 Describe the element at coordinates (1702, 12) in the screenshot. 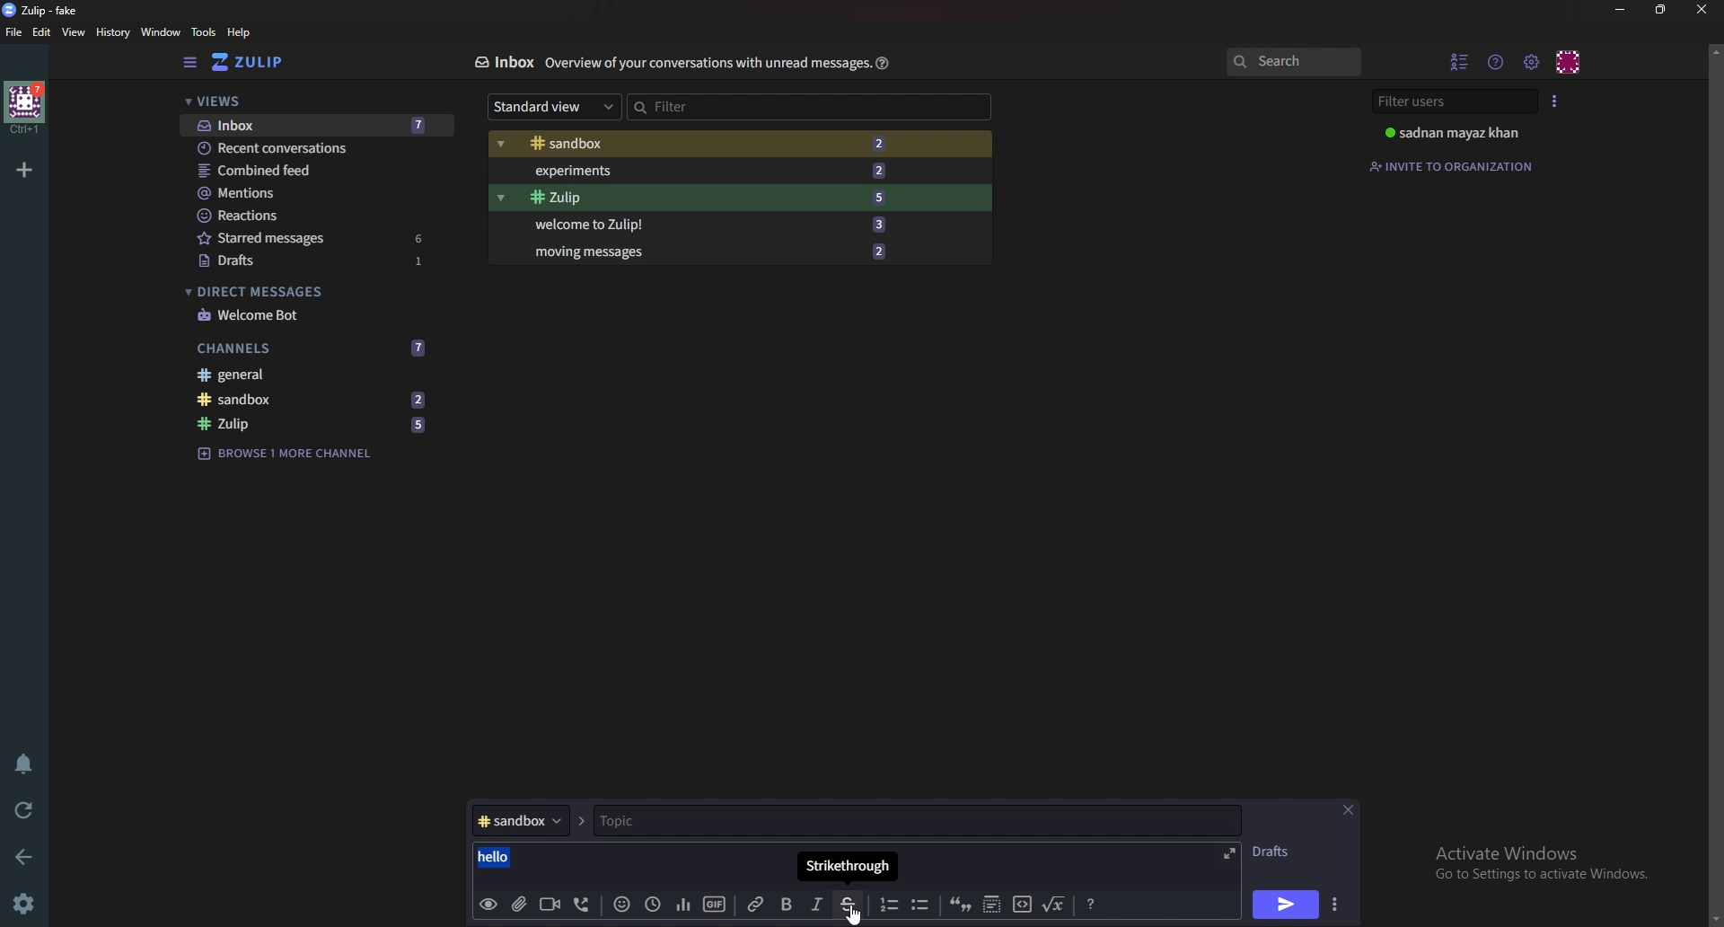

I see `close` at that location.